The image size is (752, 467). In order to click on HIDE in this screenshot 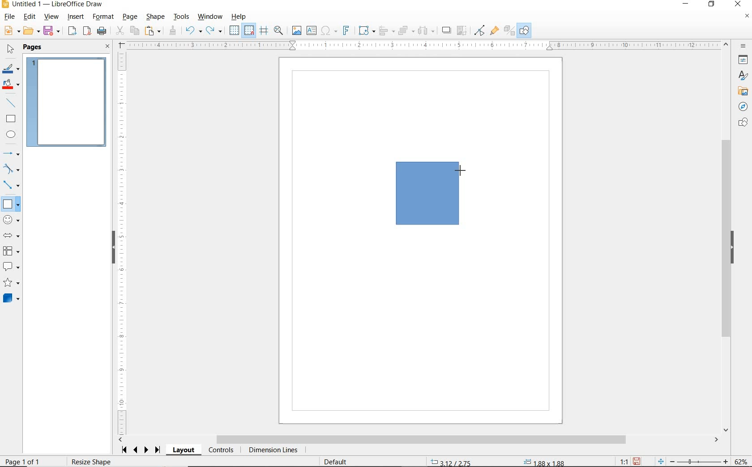, I will do `click(113, 248)`.